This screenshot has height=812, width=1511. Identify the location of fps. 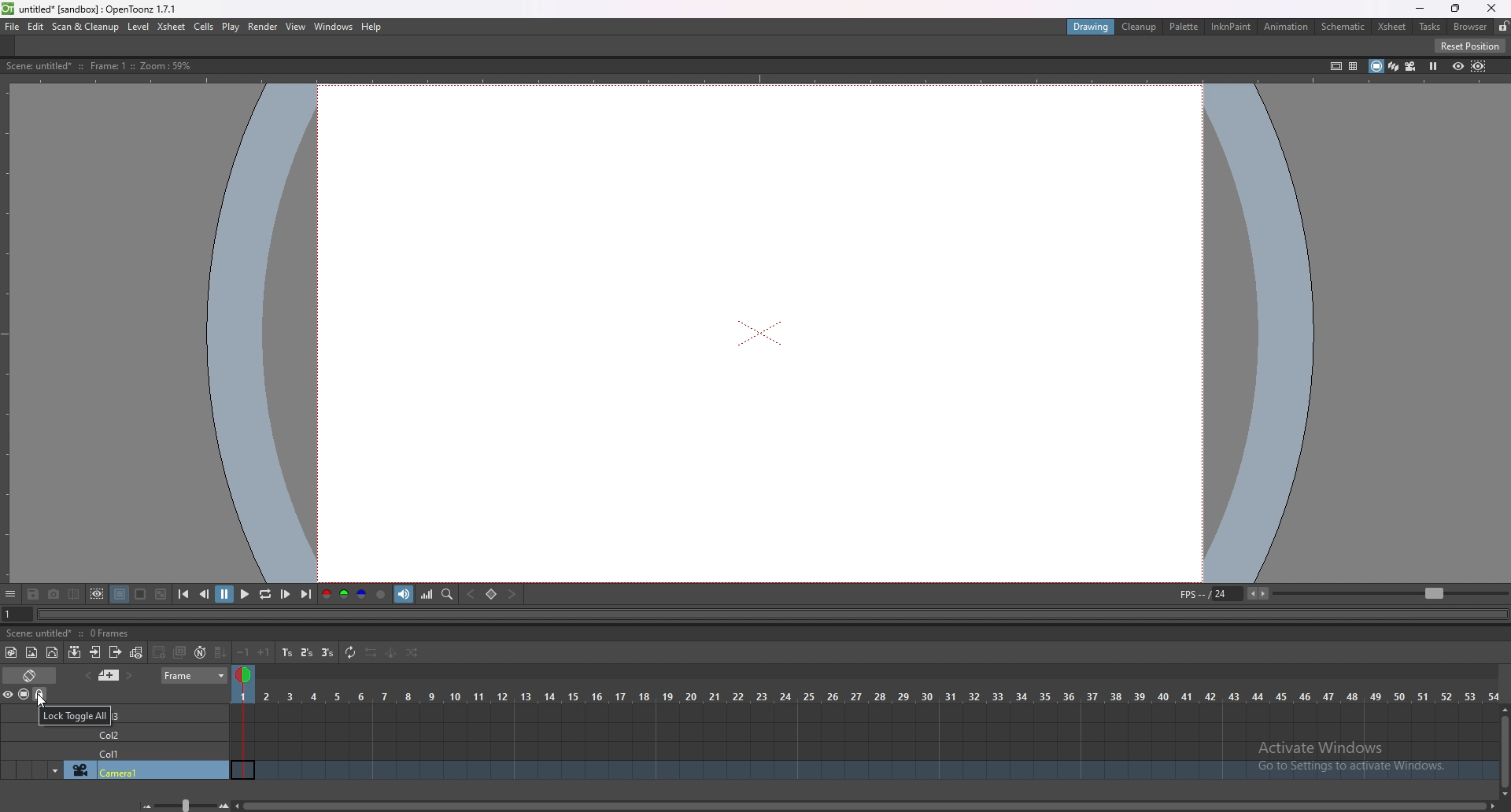
(1226, 593).